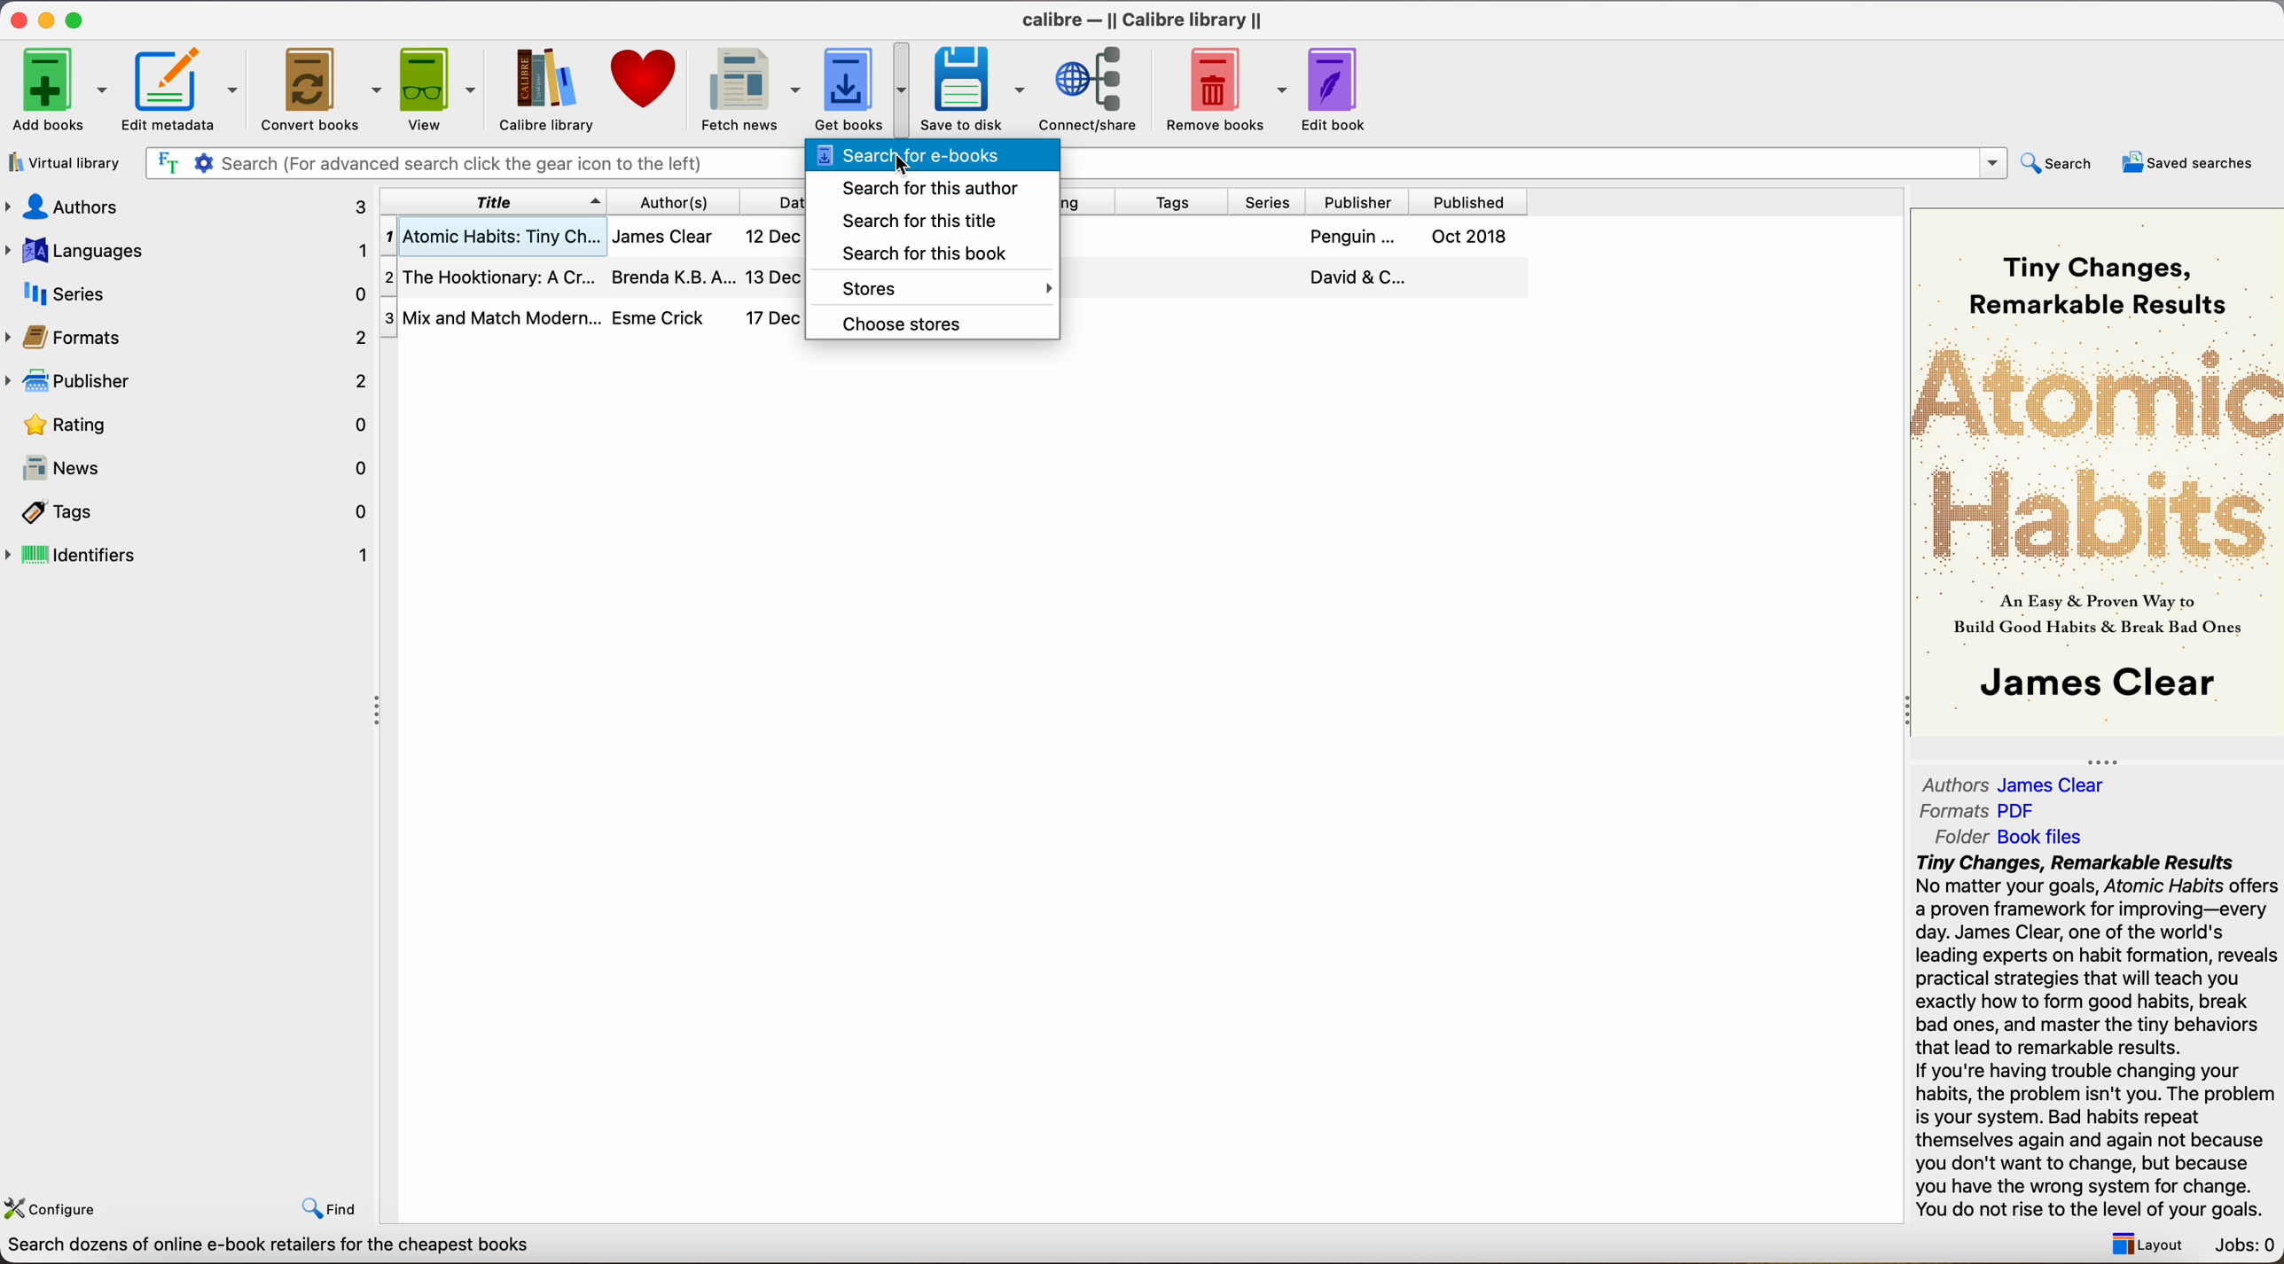  I want to click on edit metadata, so click(185, 91).